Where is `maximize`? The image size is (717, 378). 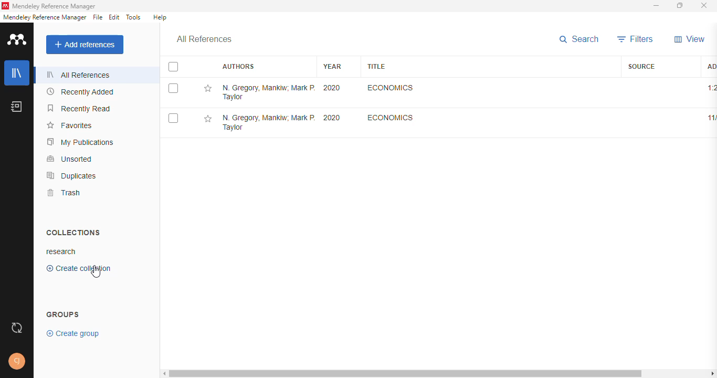
maximize is located at coordinates (681, 6).